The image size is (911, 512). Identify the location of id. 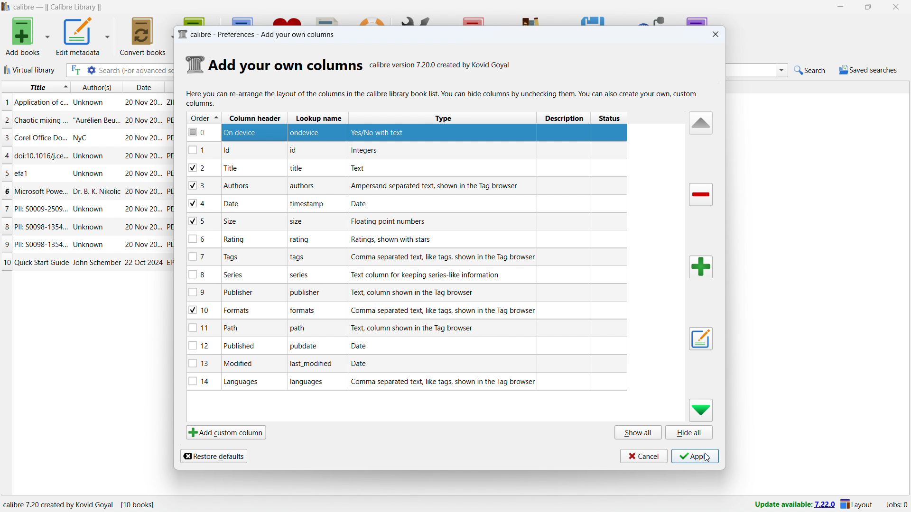
(232, 151).